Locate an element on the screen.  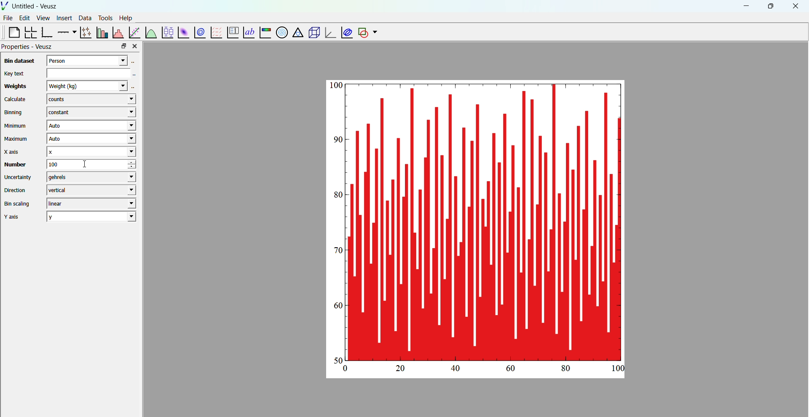
ternary graph is located at coordinates (297, 33).